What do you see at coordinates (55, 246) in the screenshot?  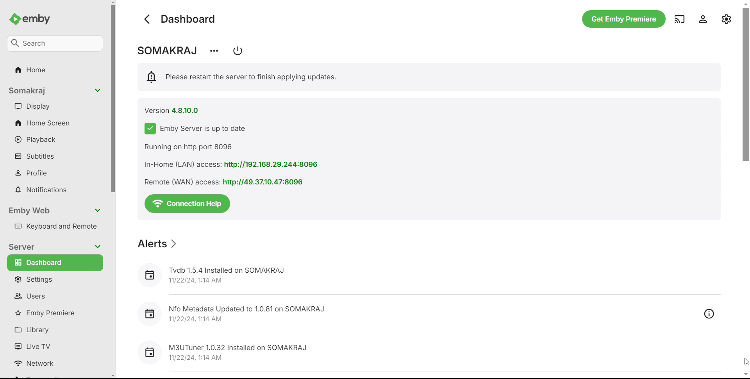 I see `server` at bounding box center [55, 246].